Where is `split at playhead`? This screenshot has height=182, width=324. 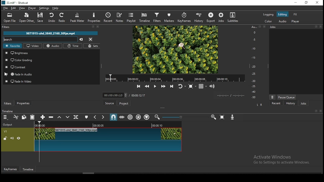 split at playhead is located at coordinates (77, 117).